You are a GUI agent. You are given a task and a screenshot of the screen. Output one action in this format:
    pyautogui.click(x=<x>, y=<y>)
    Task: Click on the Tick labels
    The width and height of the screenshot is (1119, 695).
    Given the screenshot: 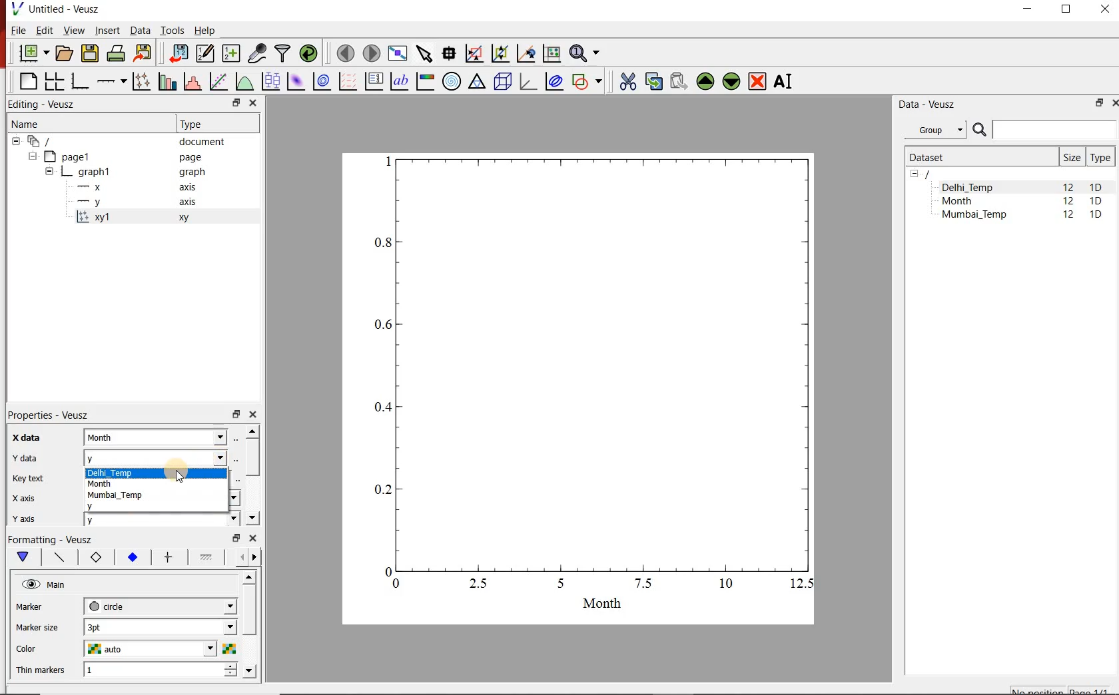 What is the action you would take?
    pyautogui.click(x=131, y=555)
    